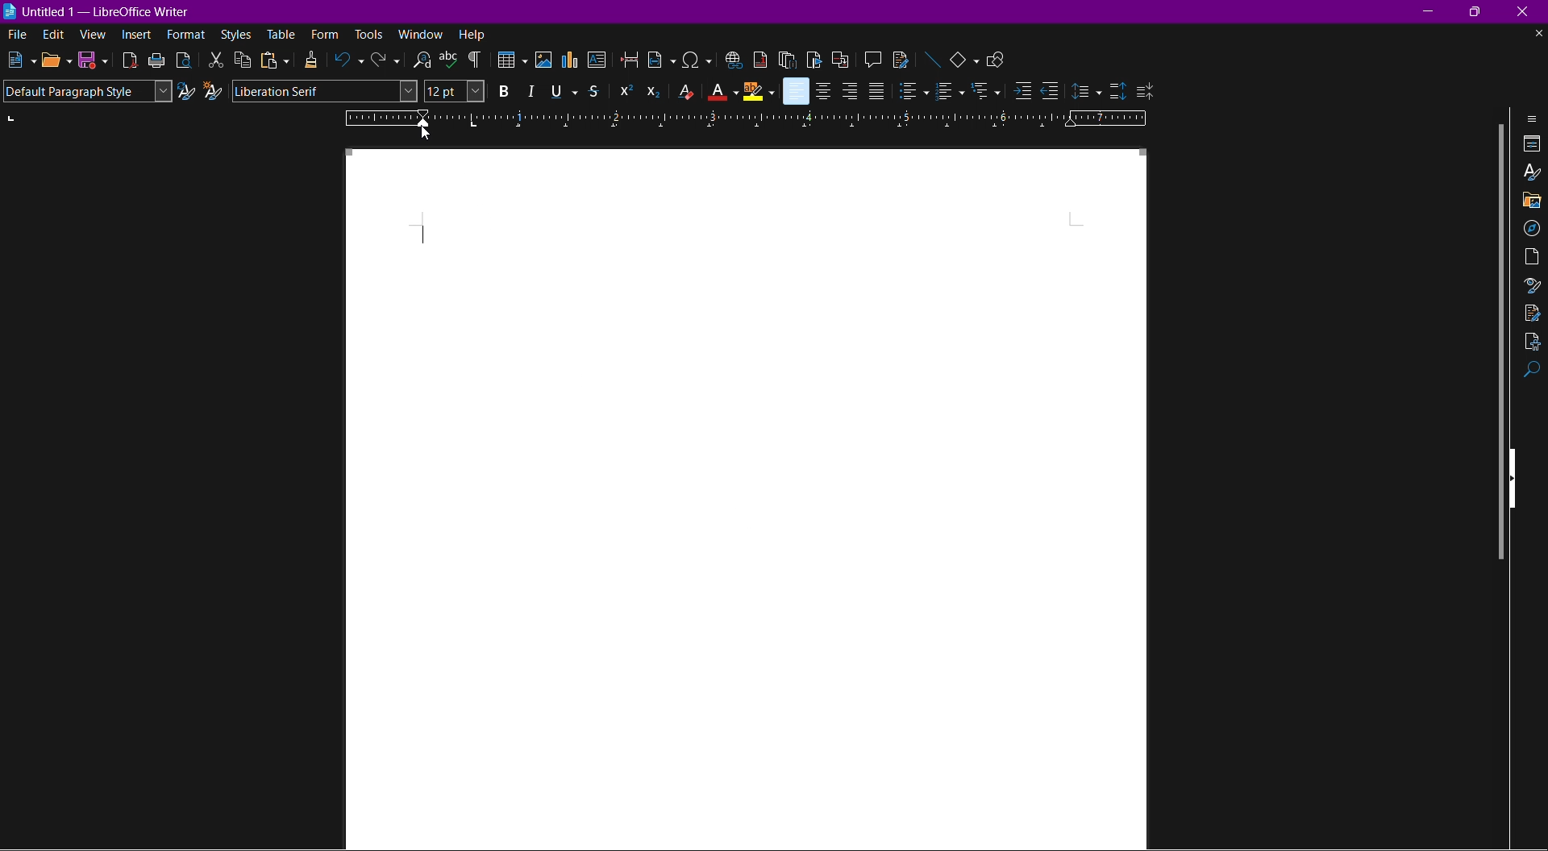 Image resolution: width=1548 pixels, height=851 pixels. Describe the element at coordinates (1145, 89) in the screenshot. I see `Decrease Spacing` at that location.